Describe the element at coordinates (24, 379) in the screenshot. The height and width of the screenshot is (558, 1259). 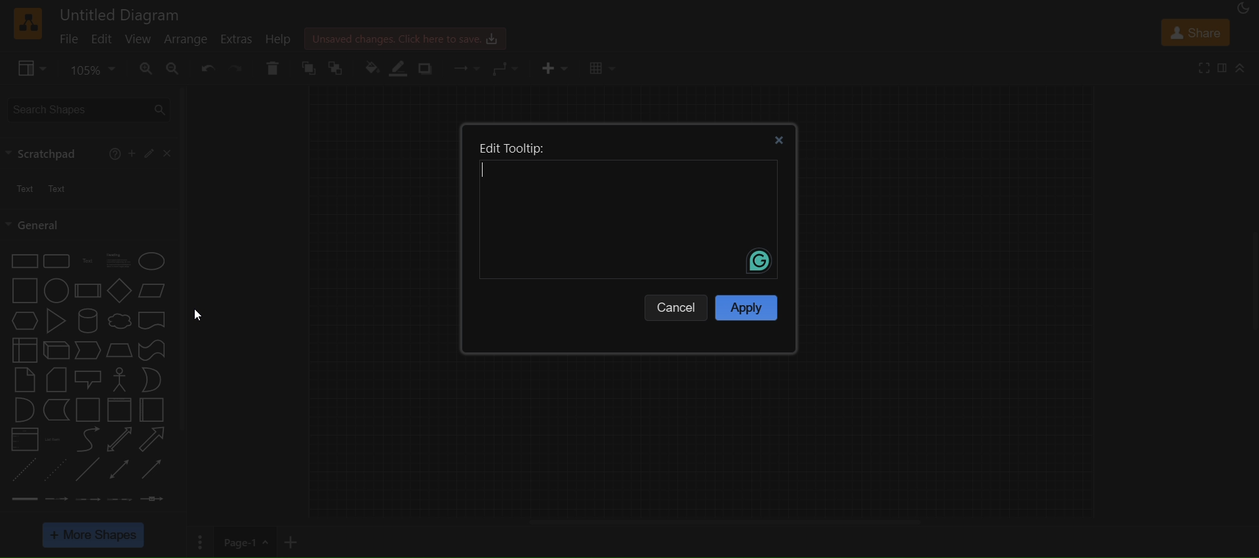
I see `notes` at that location.